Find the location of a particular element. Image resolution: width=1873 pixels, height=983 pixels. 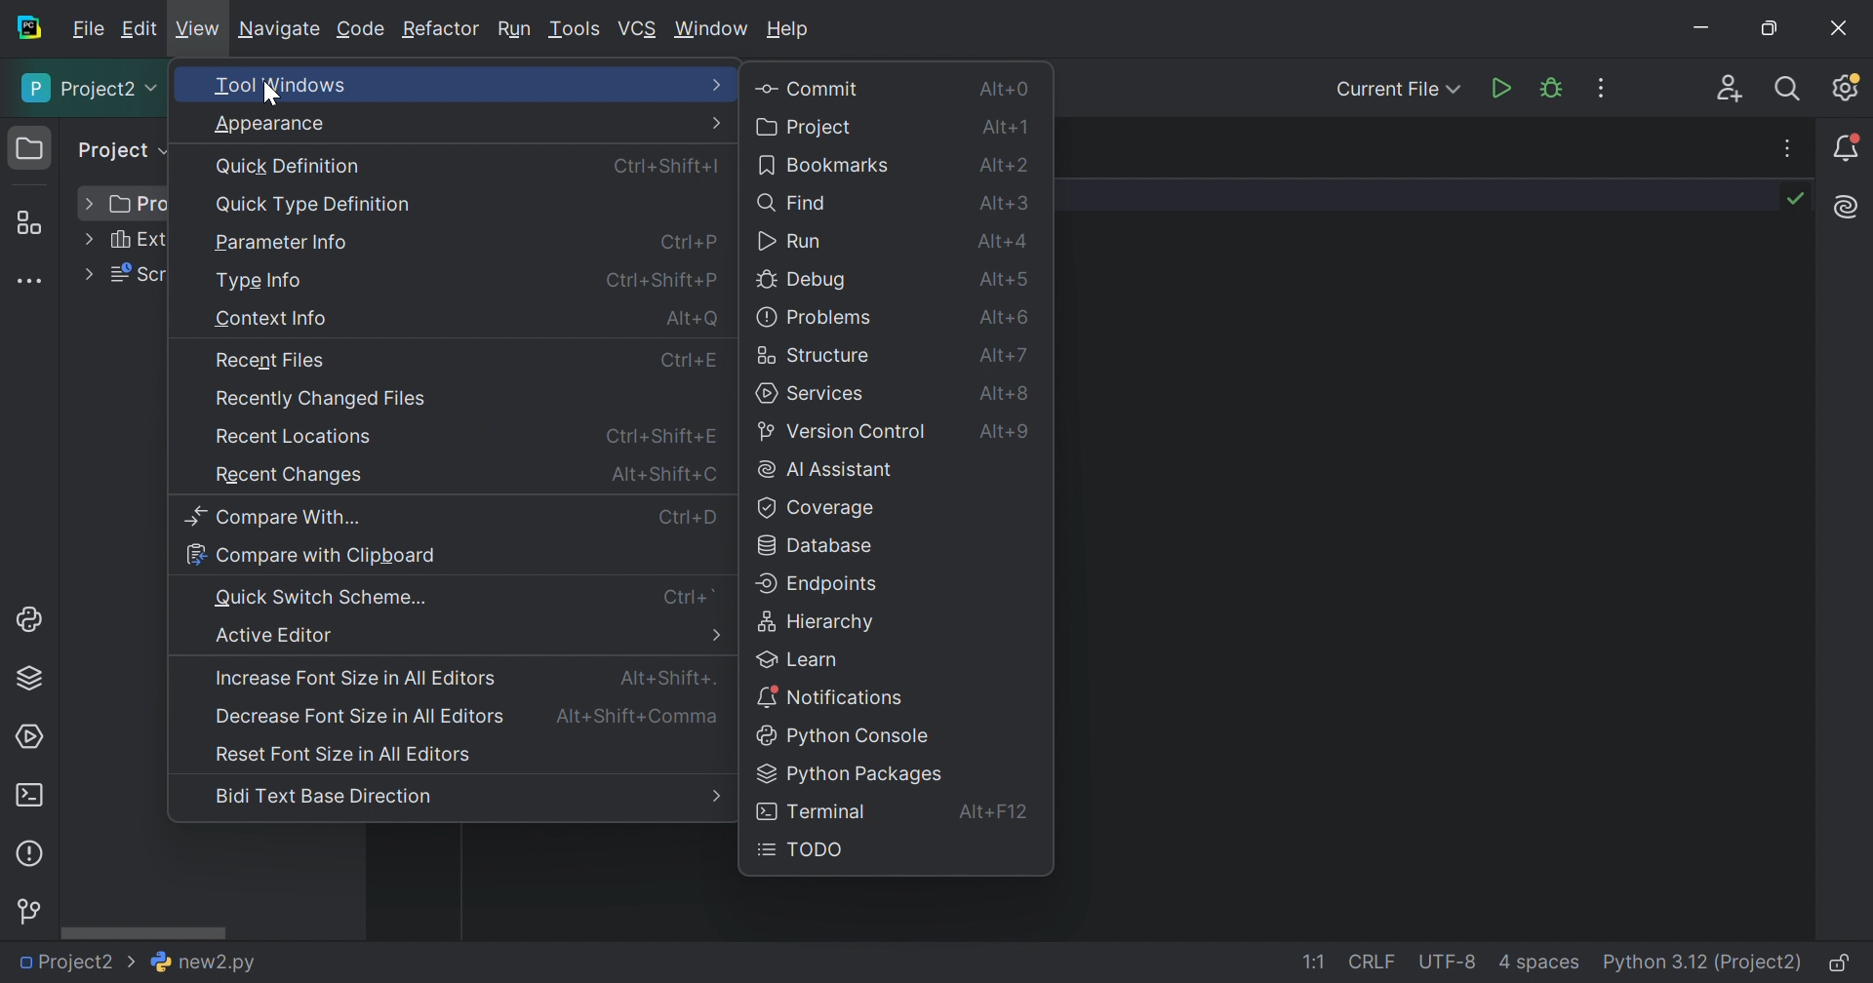

Ctrl+D is located at coordinates (689, 522).